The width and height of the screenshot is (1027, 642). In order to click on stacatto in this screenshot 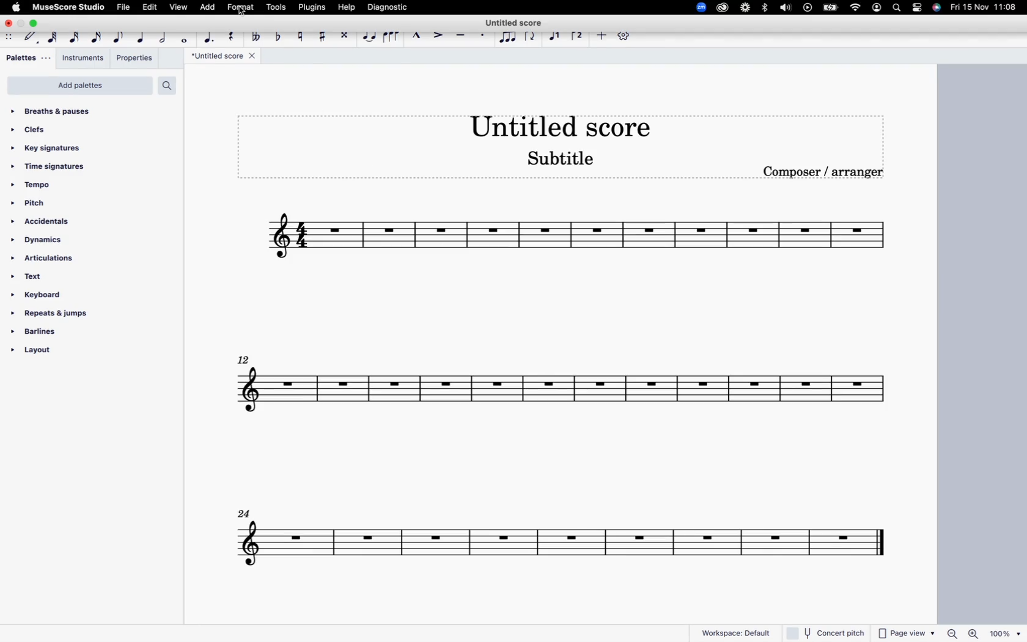, I will do `click(482, 37)`.